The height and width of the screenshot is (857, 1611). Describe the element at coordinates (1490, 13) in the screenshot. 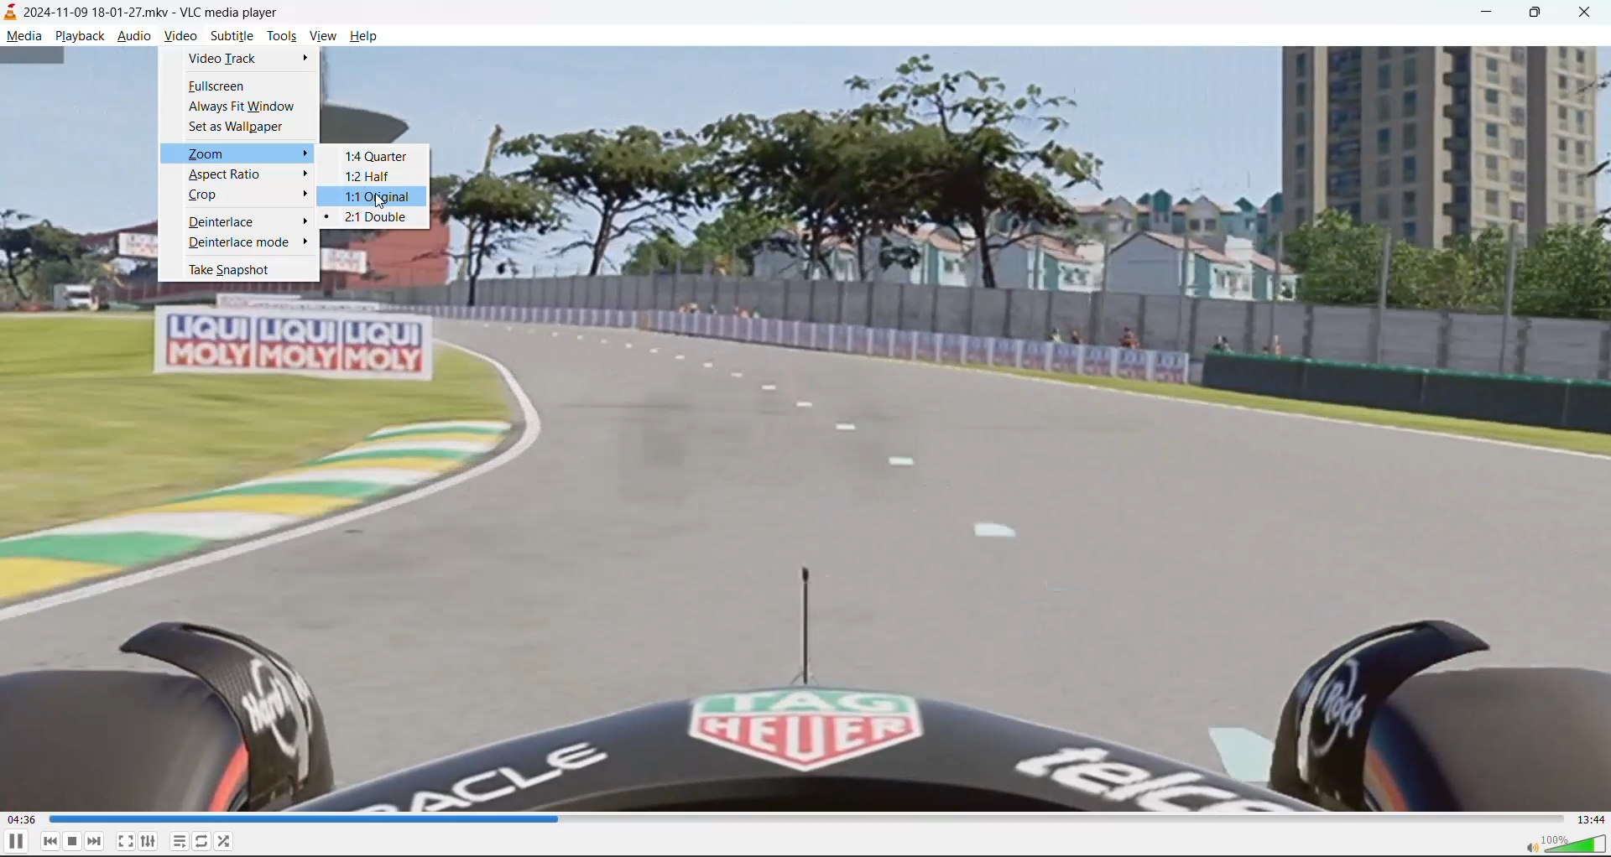

I see `minimize` at that location.